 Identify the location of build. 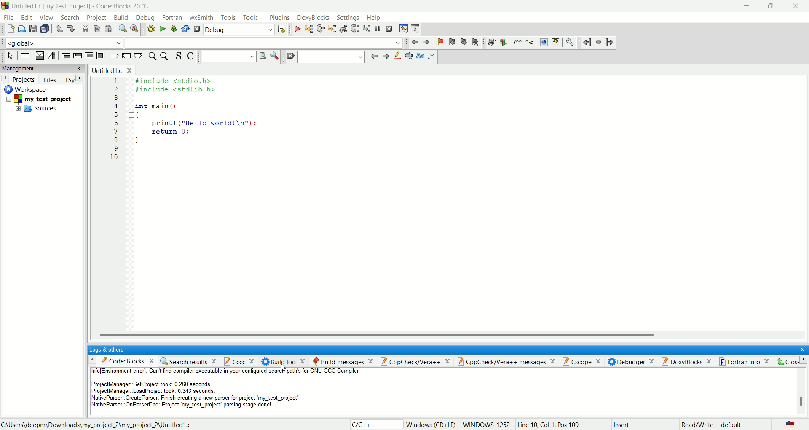
(150, 29).